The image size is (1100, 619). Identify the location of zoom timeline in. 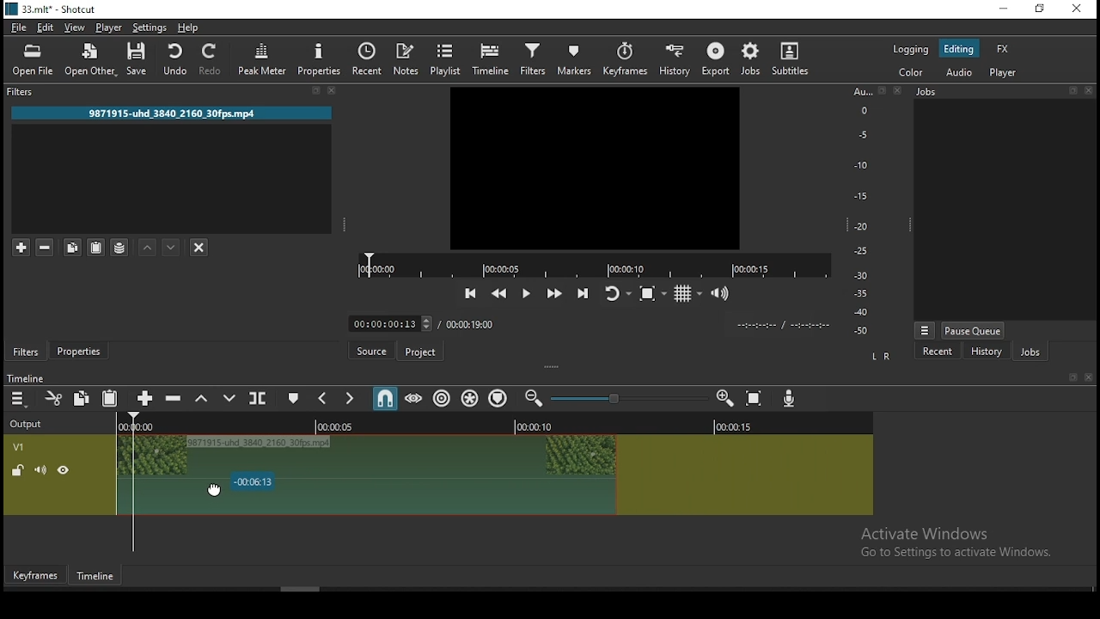
(726, 401).